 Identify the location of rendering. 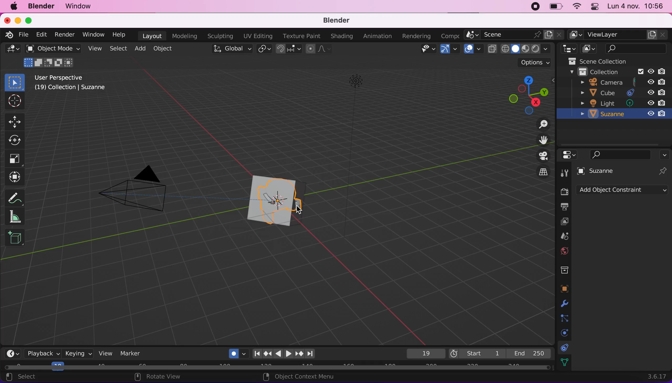
(417, 35).